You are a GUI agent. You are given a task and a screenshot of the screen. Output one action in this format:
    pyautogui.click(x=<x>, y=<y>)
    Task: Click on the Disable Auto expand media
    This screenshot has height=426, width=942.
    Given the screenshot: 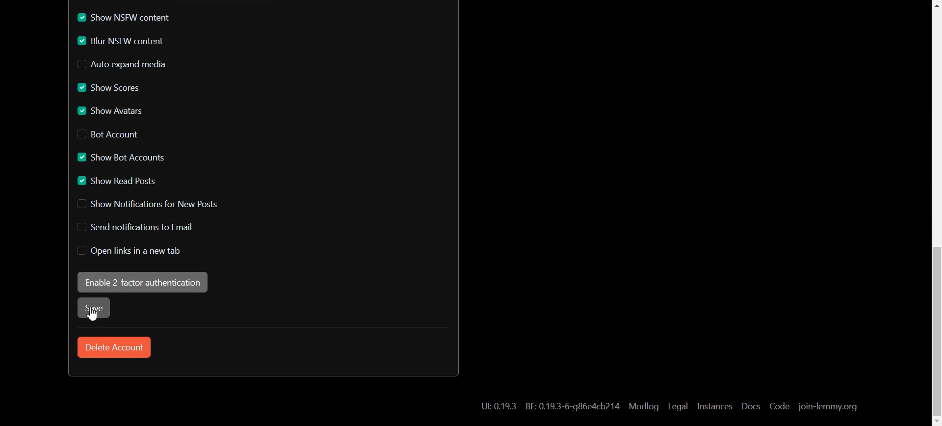 What is the action you would take?
    pyautogui.click(x=121, y=65)
    